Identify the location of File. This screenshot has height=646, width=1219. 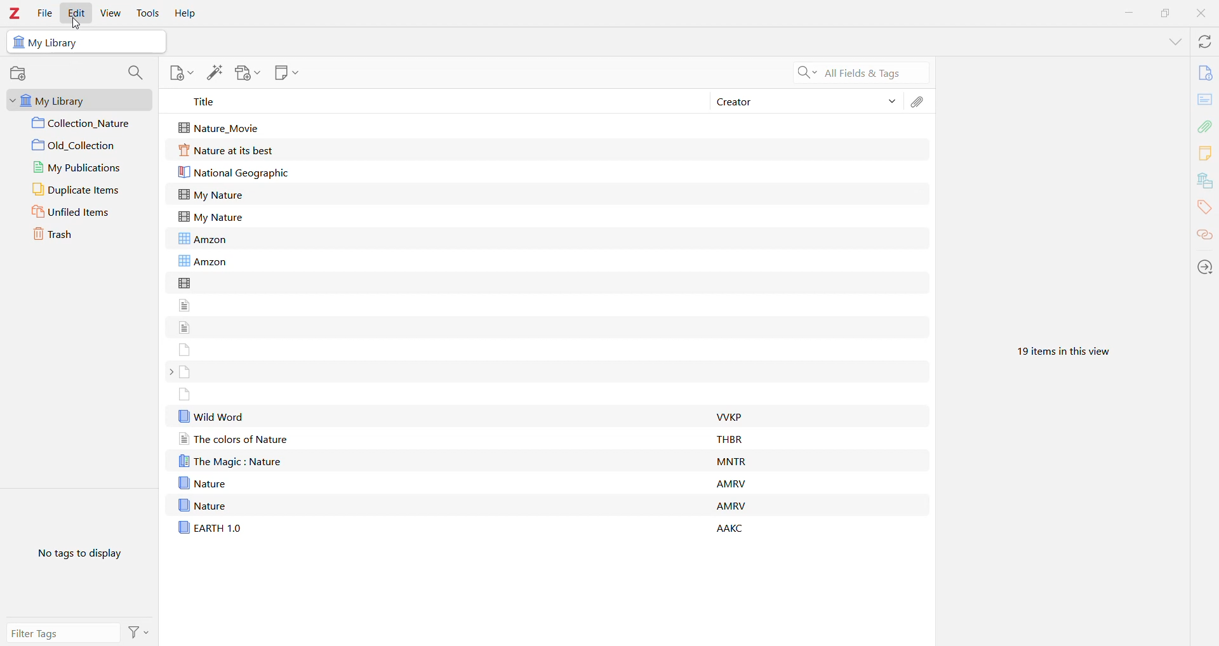
(45, 13).